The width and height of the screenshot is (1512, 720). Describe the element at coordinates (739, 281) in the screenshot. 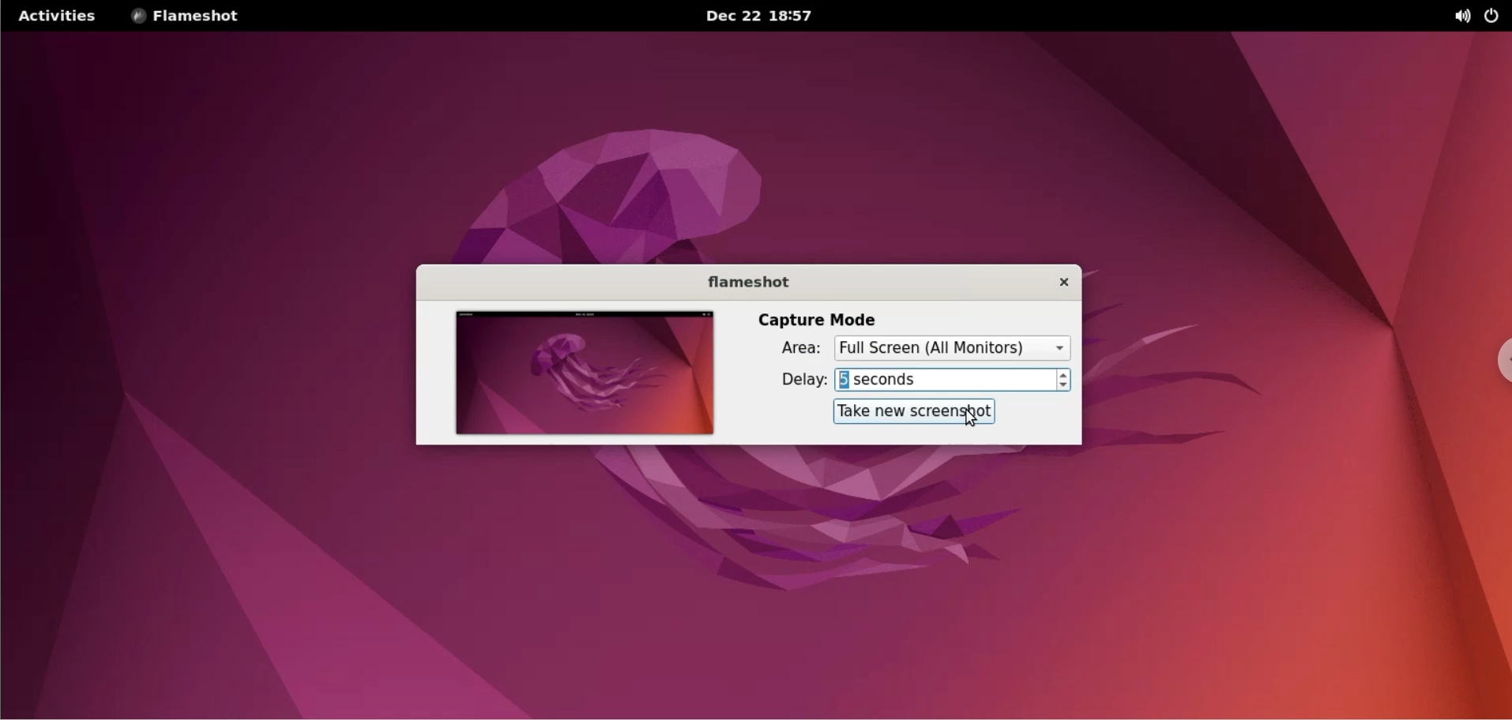

I see `flameshot ` at that location.